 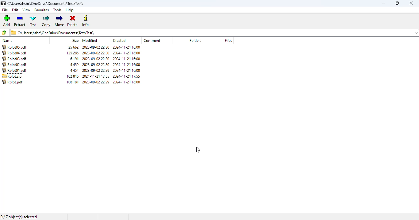 What do you see at coordinates (72, 21) in the screenshot?
I see `delete` at bounding box center [72, 21].